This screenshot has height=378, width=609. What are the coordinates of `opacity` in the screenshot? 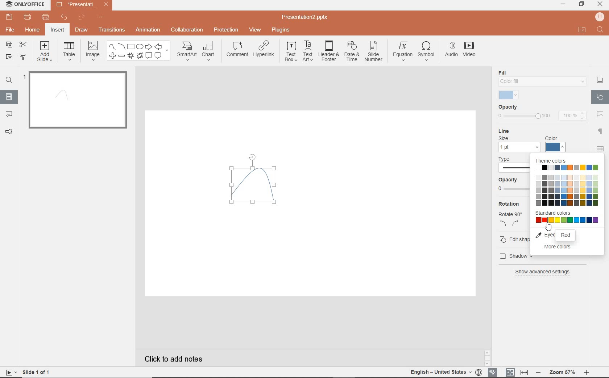 It's located at (523, 113).